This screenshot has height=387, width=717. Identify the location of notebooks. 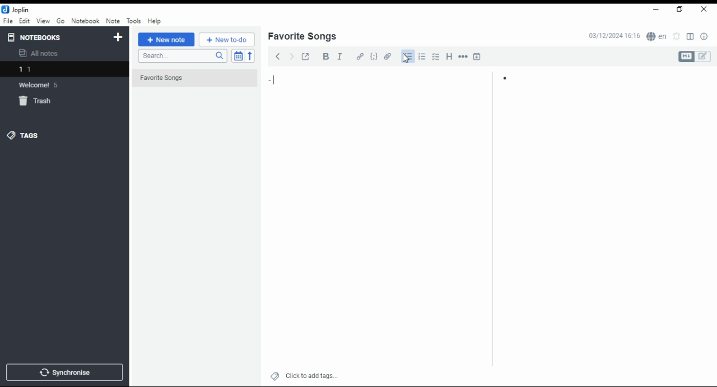
(54, 37).